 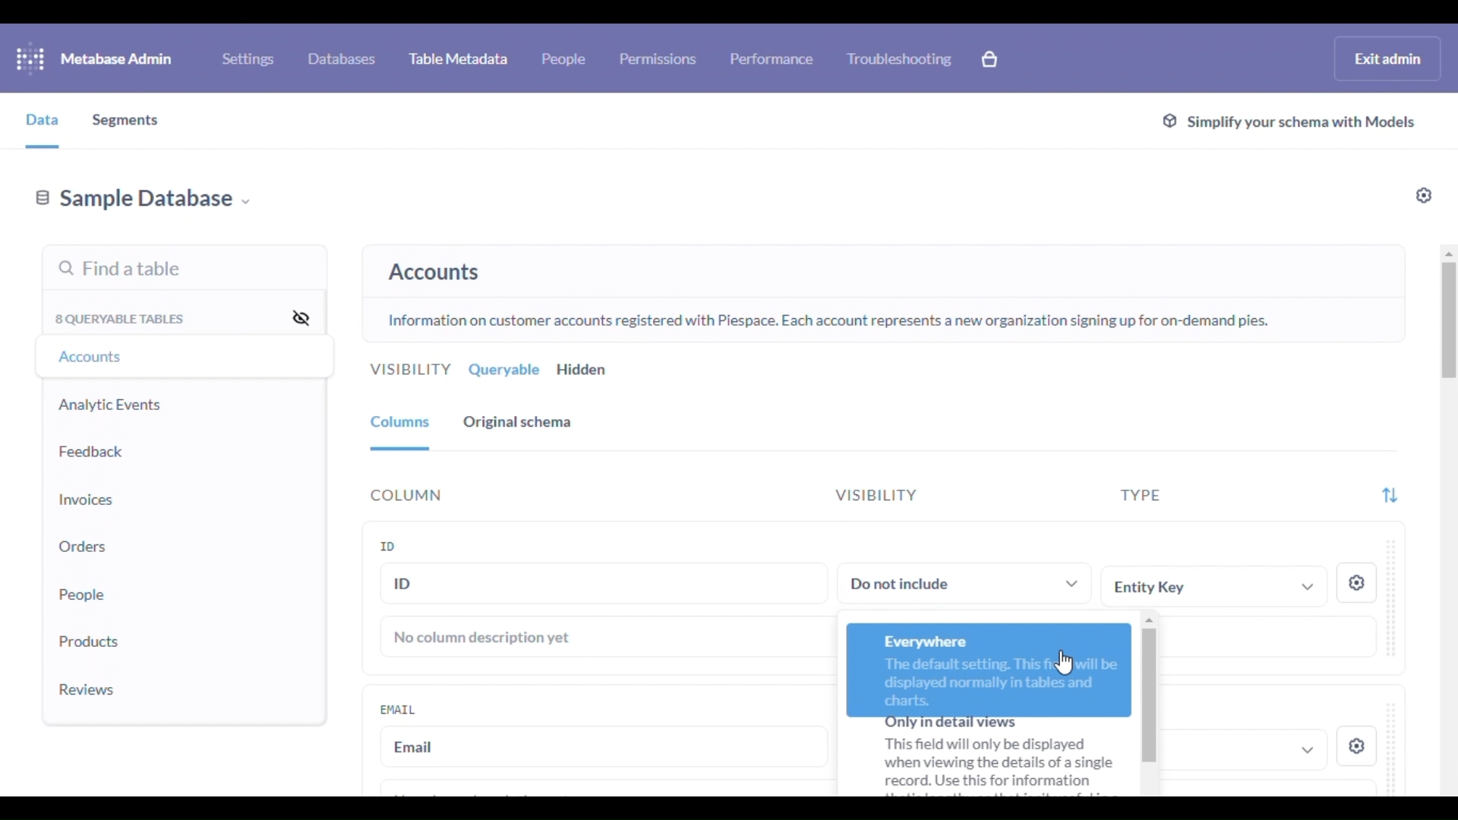 What do you see at coordinates (773, 58) in the screenshot?
I see `performance` at bounding box center [773, 58].